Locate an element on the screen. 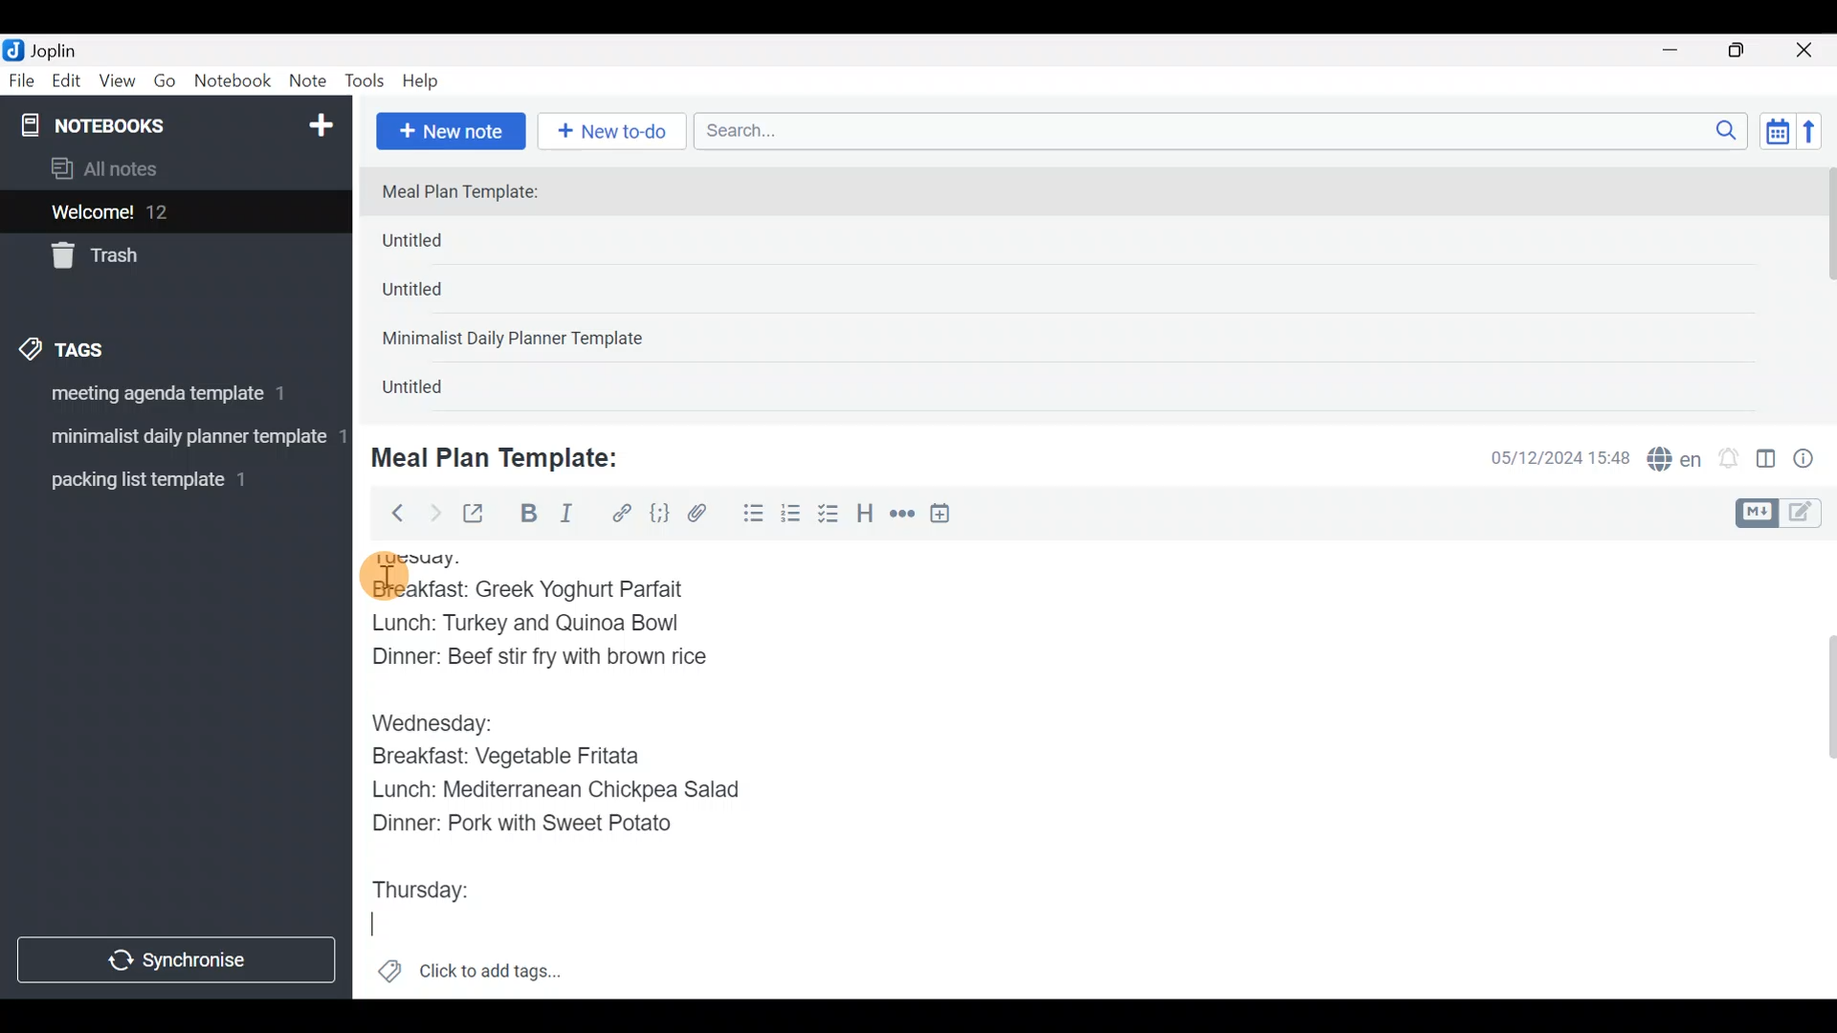  Untitled is located at coordinates (438, 296).